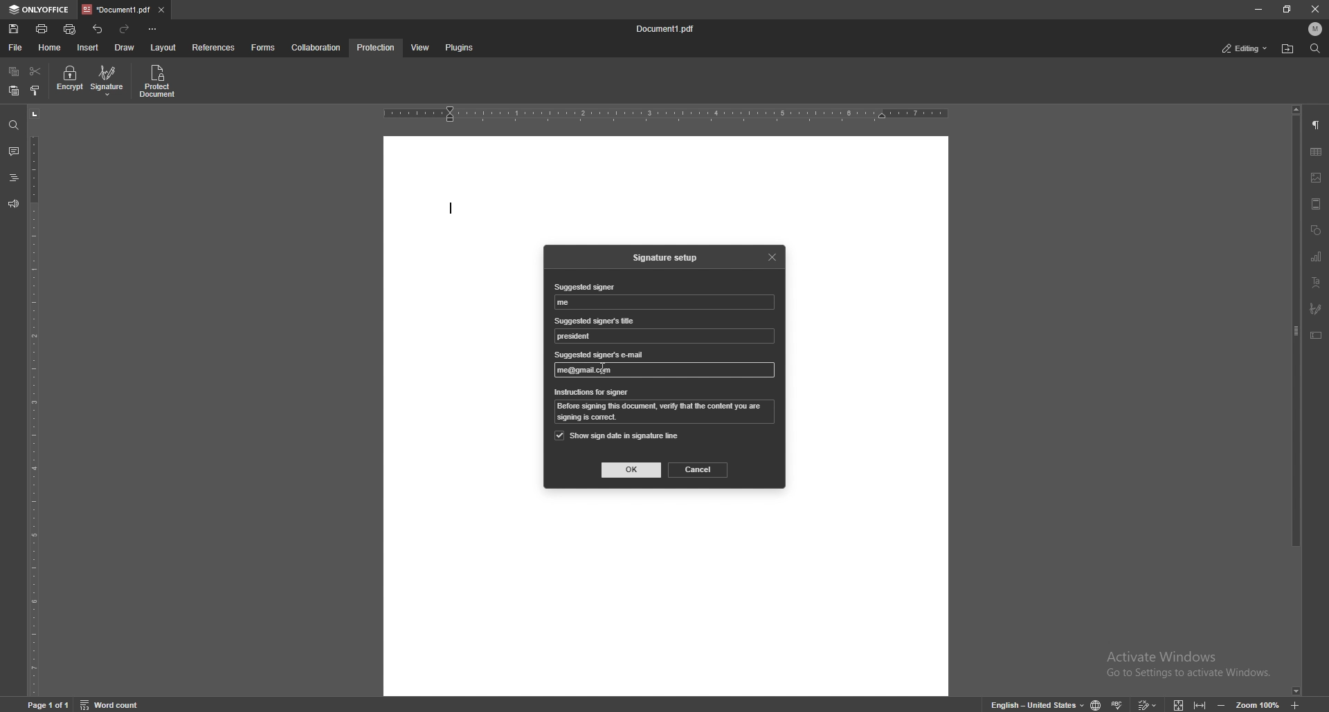 The height and width of the screenshot is (712, 1329). I want to click on paste, so click(13, 91).